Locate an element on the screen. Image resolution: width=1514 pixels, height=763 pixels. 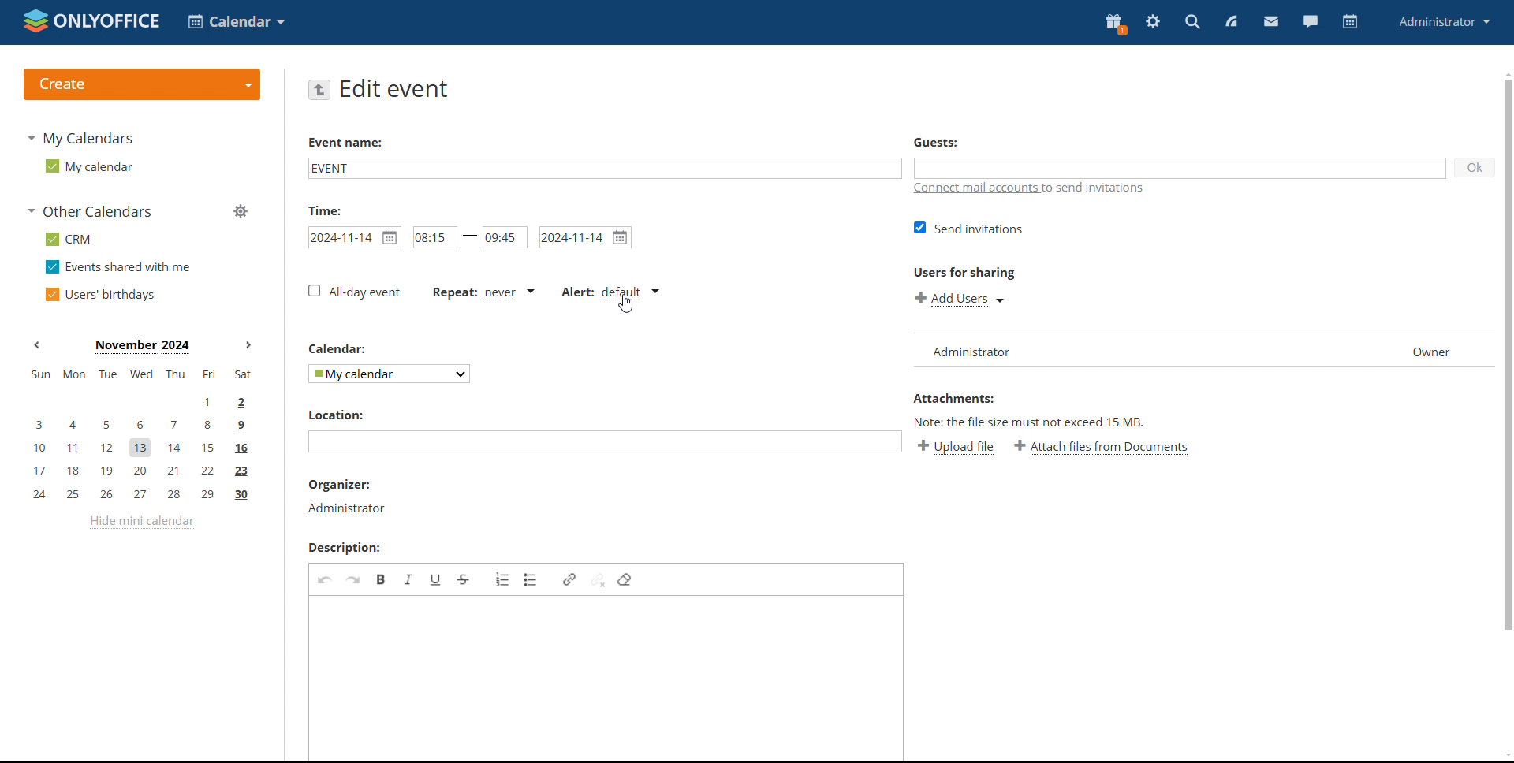
previous month is located at coordinates (37, 344).